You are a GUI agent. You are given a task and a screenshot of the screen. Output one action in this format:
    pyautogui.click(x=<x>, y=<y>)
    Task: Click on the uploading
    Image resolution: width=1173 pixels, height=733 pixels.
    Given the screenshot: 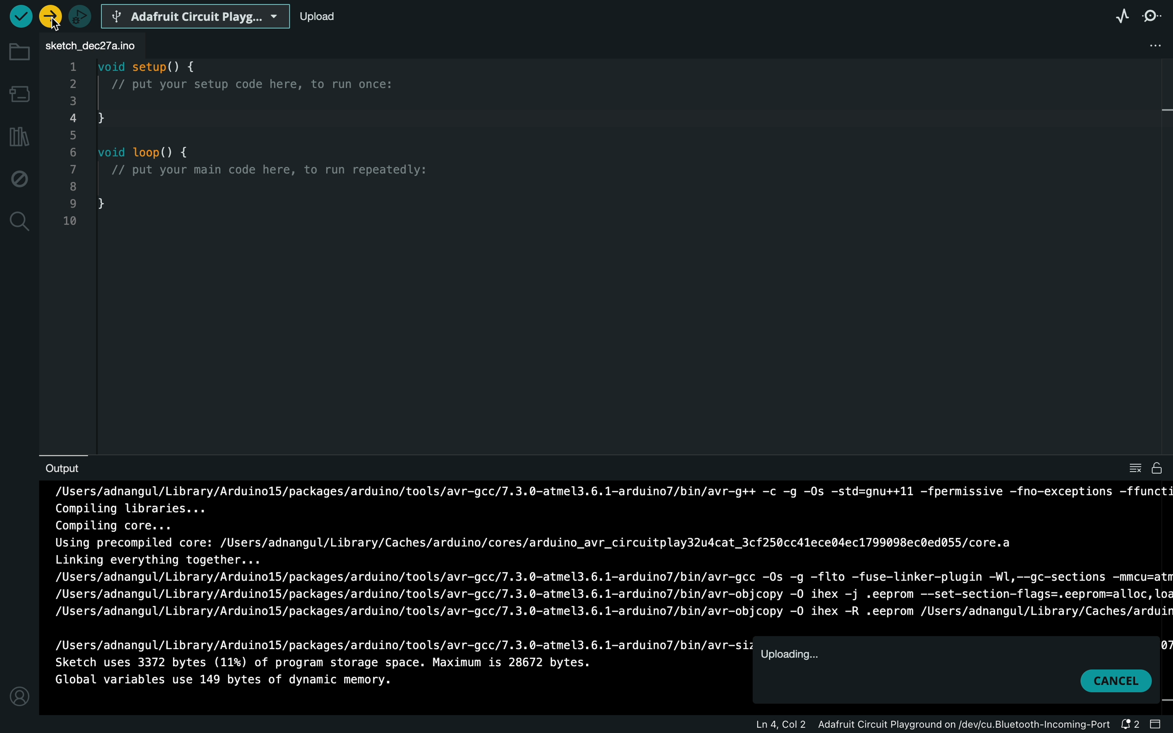 What is the action you would take?
    pyautogui.click(x=801, y=654)
    